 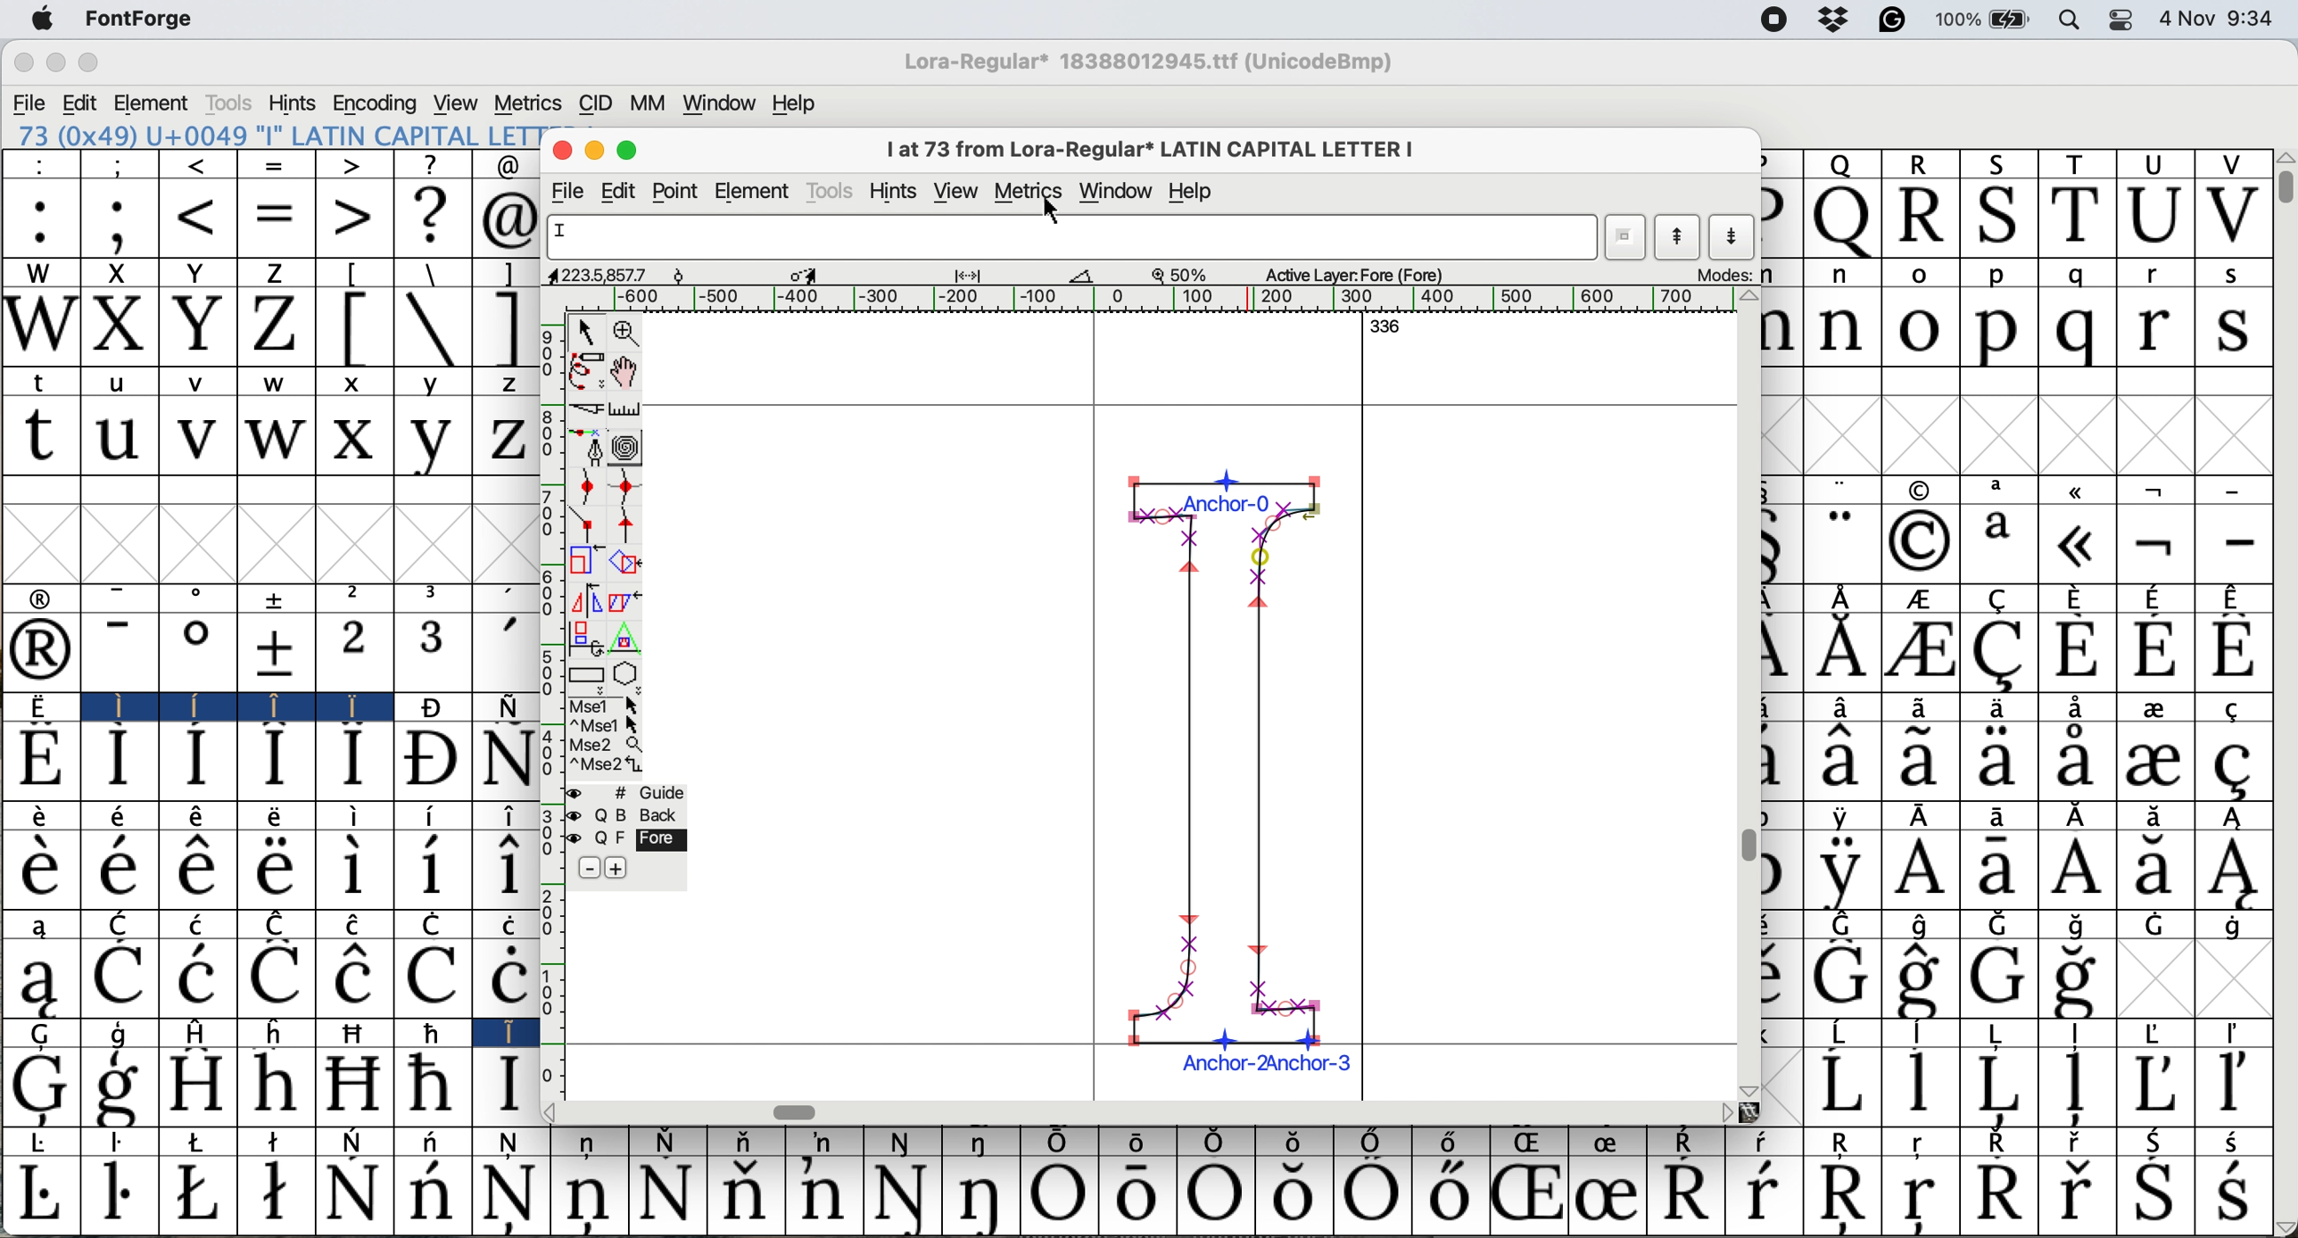 I want to click on Symbol, so click(x=517, y=1143).